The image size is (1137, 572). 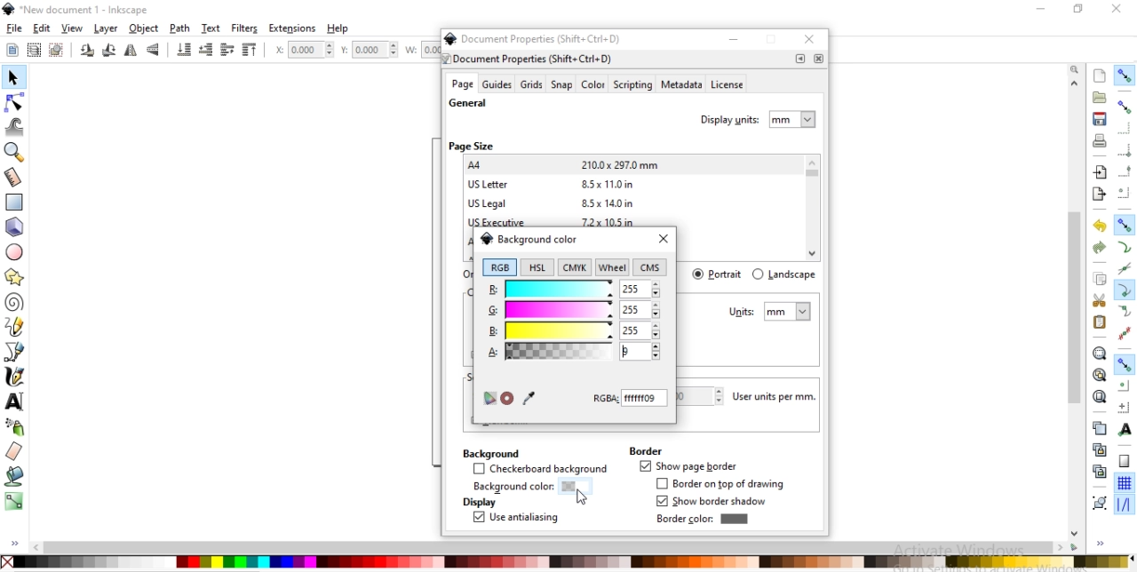 What do you see at coordinates (468, 104) in the screenshot?
I see `general` at bounding box center [468, 104].